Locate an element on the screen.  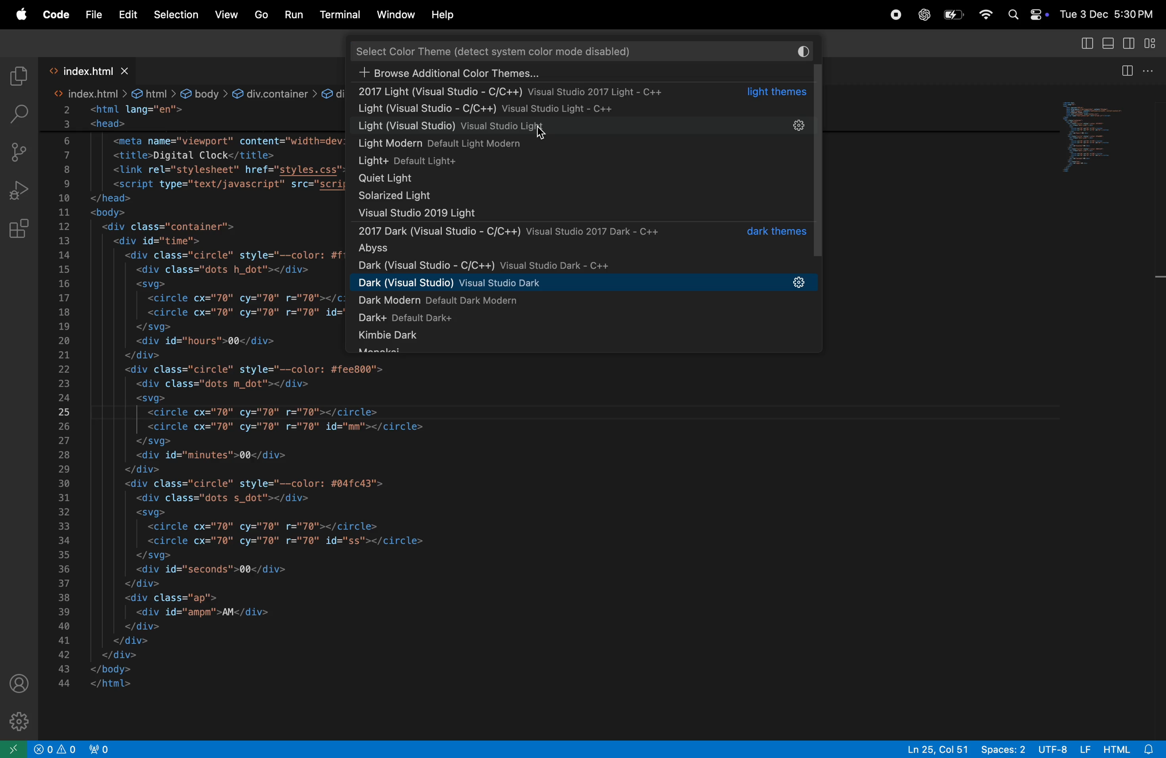
Go is located at coordinates (261, 15).